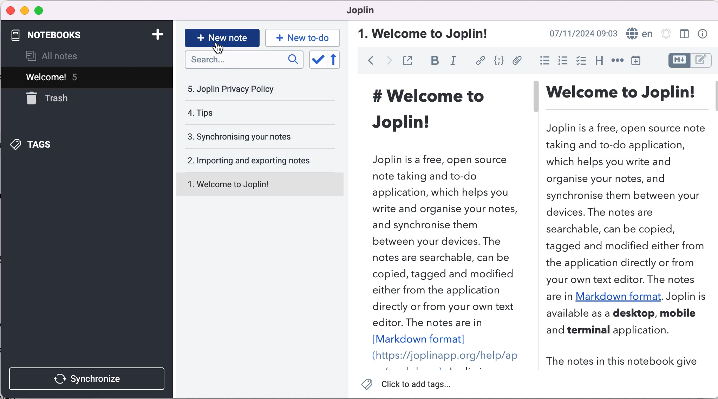  What do you see at coordinates (236, 89) in the screenshot?
I see `joplin privacy policy` at bounding box center [236, 89].